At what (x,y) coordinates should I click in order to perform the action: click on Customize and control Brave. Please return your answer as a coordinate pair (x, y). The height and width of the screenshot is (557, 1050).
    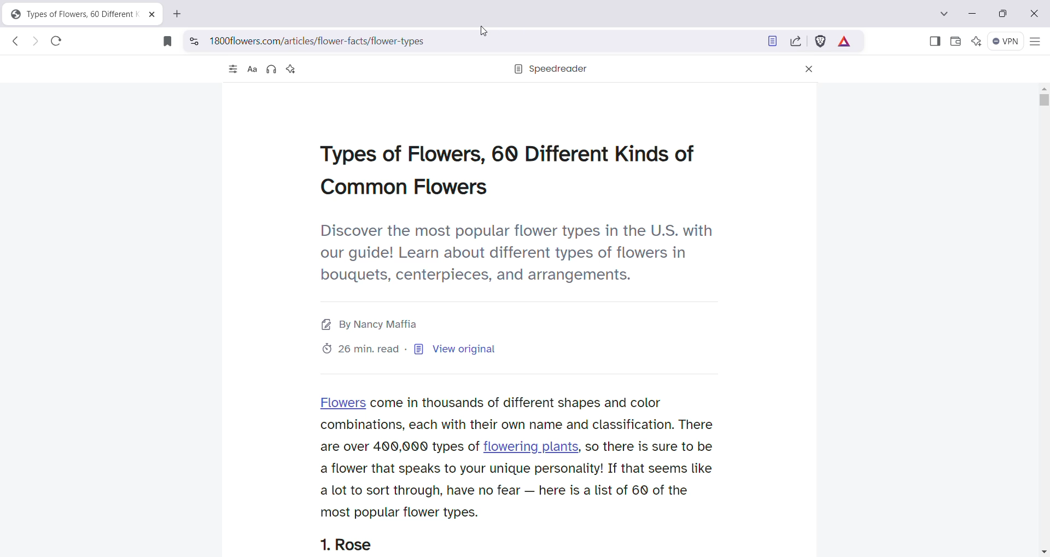
    Looking at the image, I should click on (1034, 42).